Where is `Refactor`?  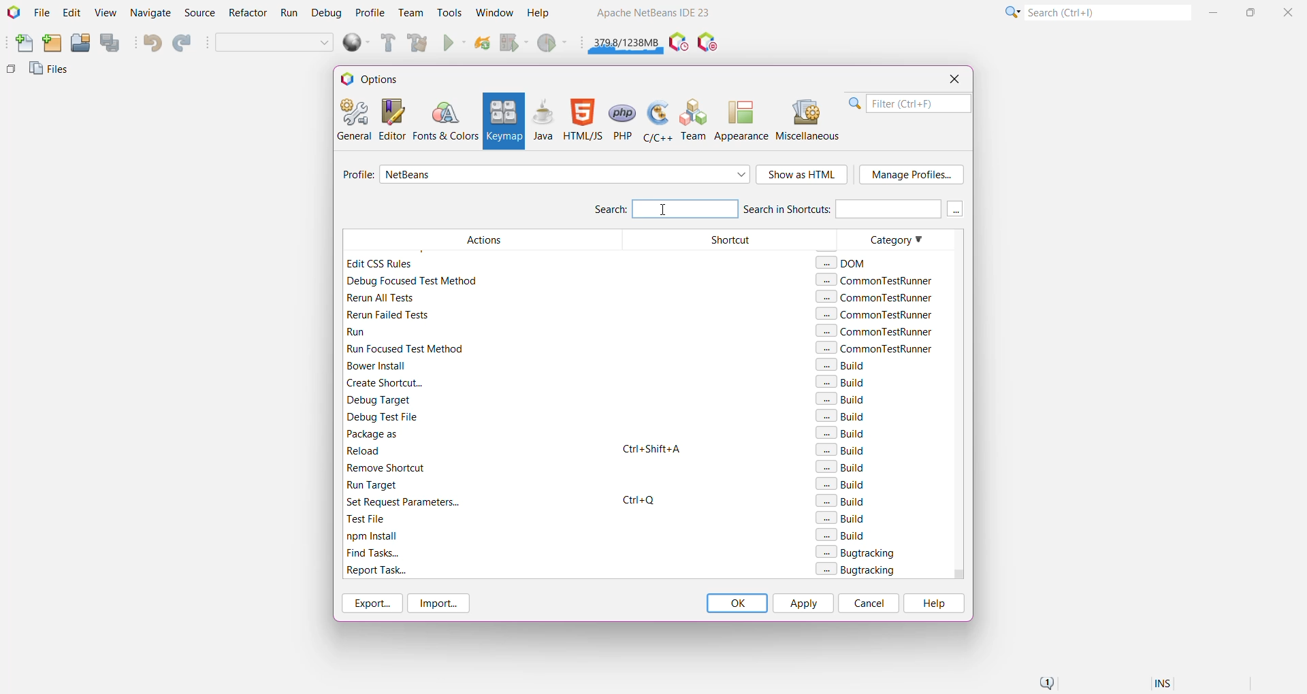
Refactor is located at coordinates (249, 14).